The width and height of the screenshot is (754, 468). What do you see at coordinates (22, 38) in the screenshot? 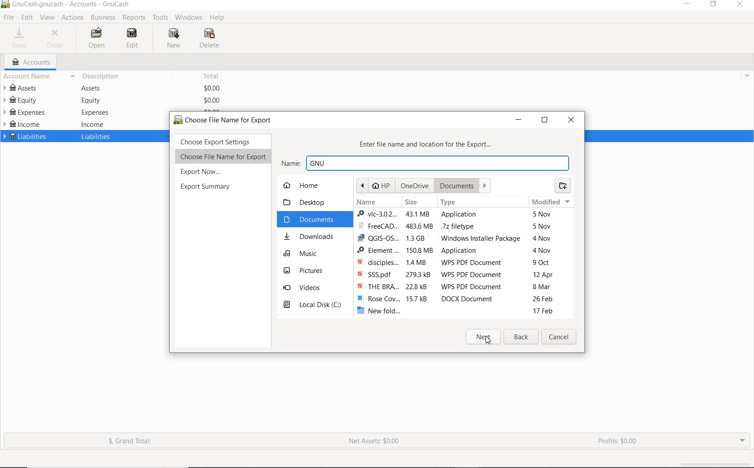
I see `SAVE` at bounding box center [22, 38].